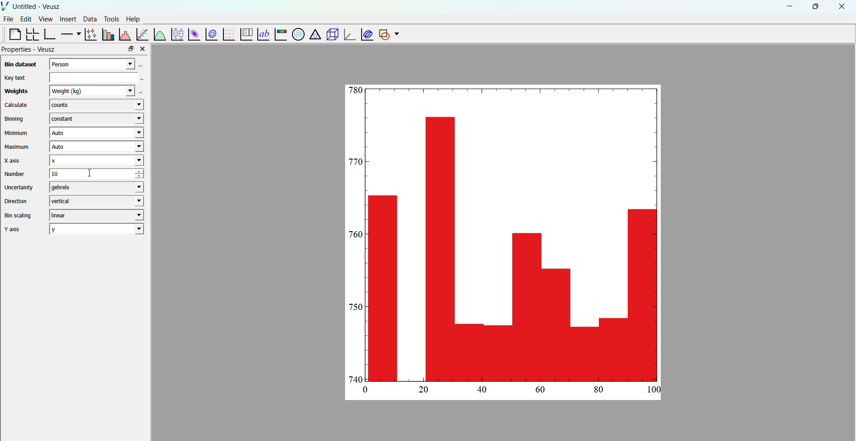 This screenshot has width=856, height=441. I want to click on plot bar chats, so click(107, 34).